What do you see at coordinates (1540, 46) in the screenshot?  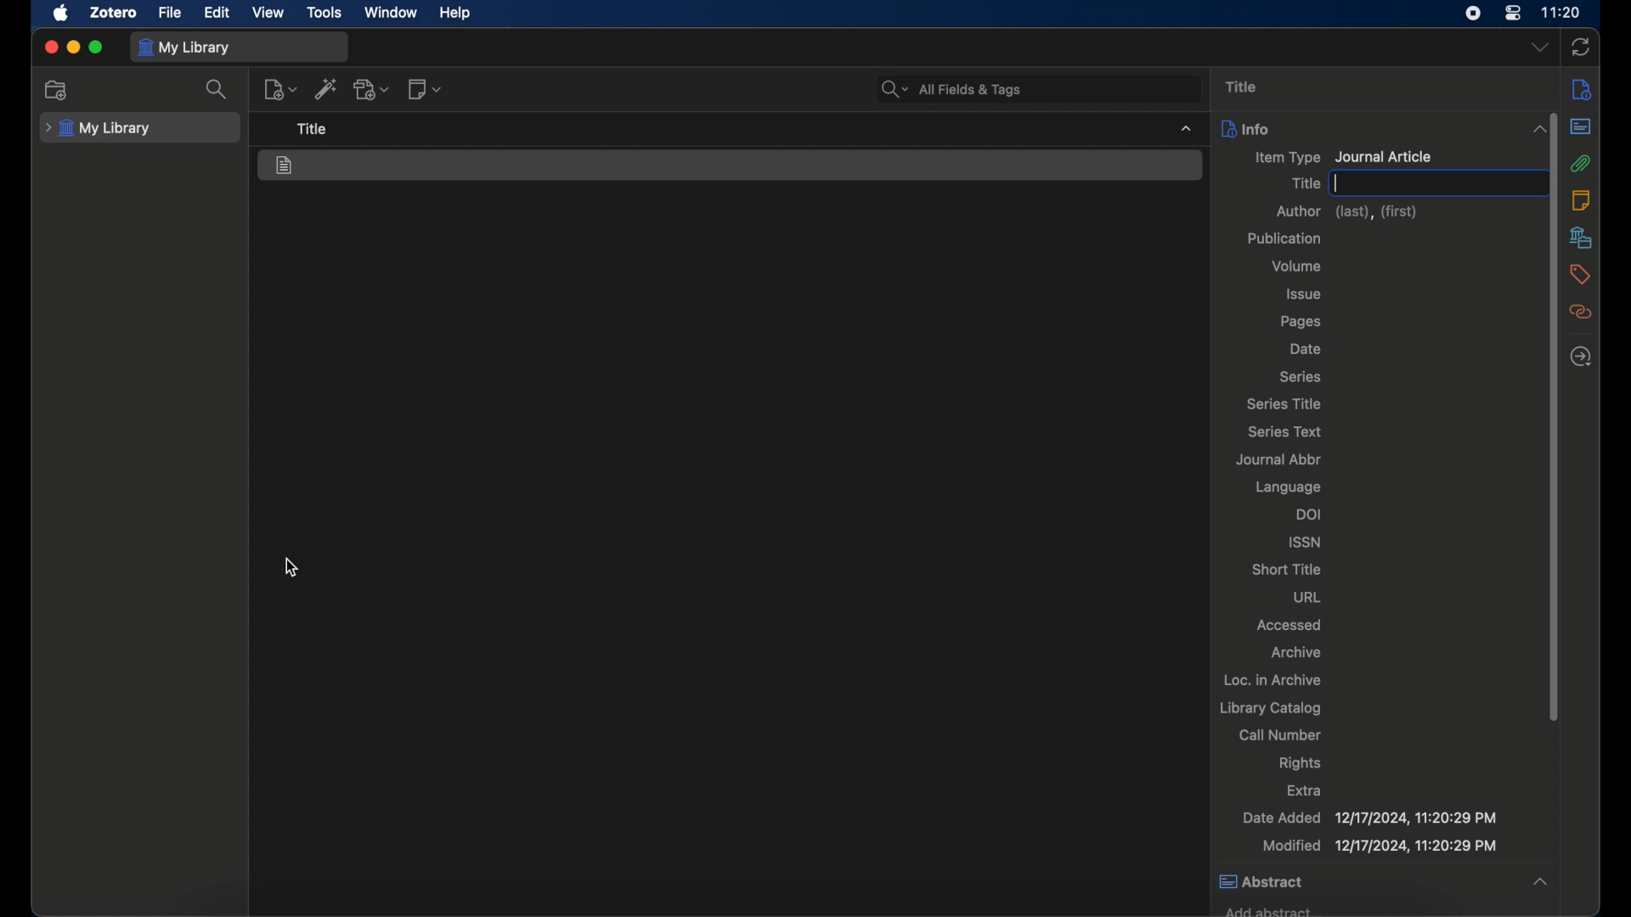 I see `dropdown` at bounding box center [1540, 46].